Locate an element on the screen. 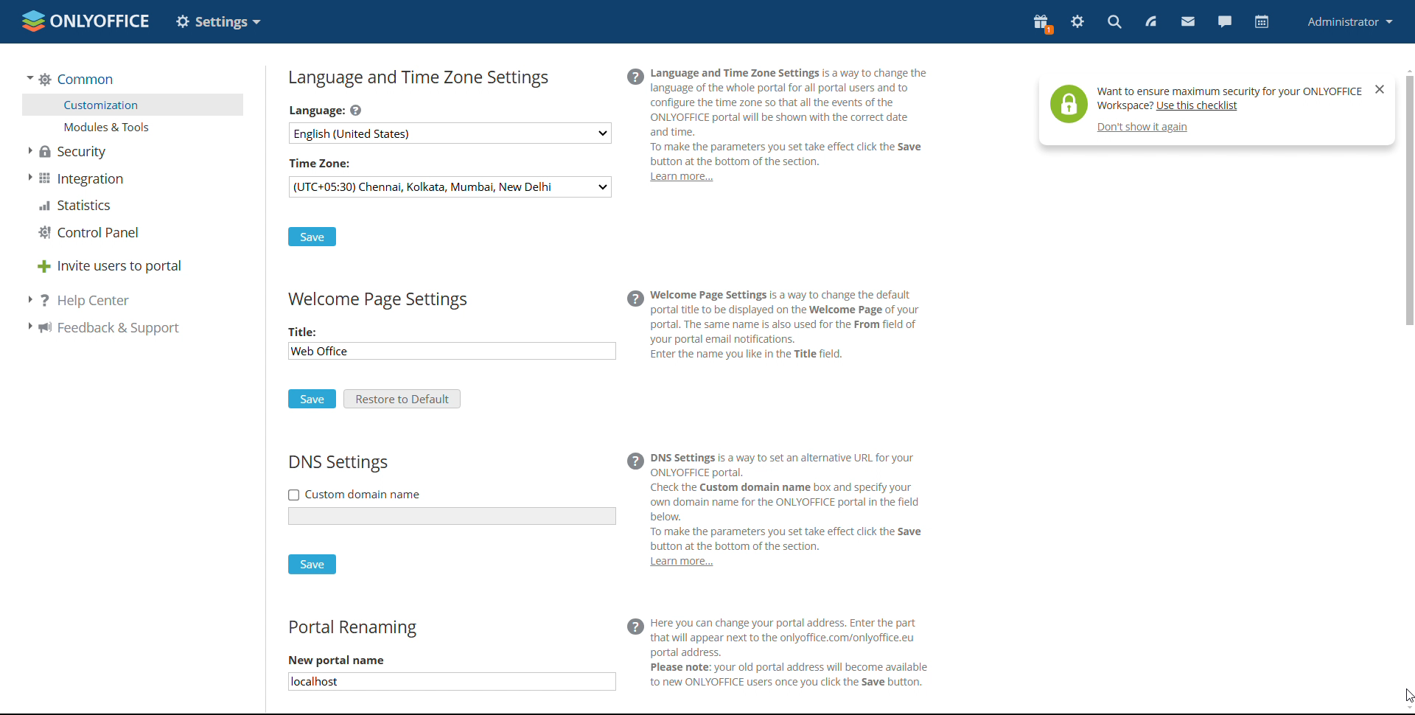 This screenshot has width=1415, height=715. (@ Language and Time Zone Settings is a way to change the
language of the whole portal for all portal users and to
configure the time zone so that all the events of the
'ONLYOFFICE portal will be shown with the correct date

| and time.
To make the parameters you set take effect click the Save
button at the bottom of the section. is located at coordinates (789, 115).